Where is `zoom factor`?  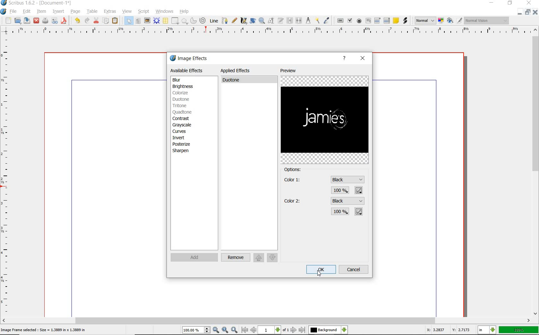
zoom factor is located at coordinates (519, 330).